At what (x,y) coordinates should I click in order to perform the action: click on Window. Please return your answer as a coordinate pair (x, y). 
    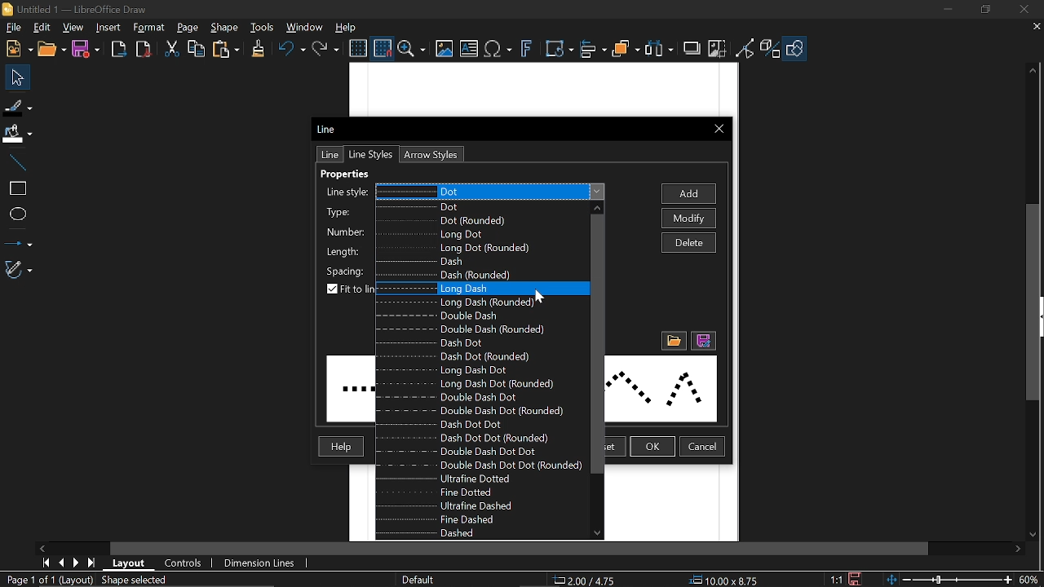
    Looking at the image, I should click on (305, 26).